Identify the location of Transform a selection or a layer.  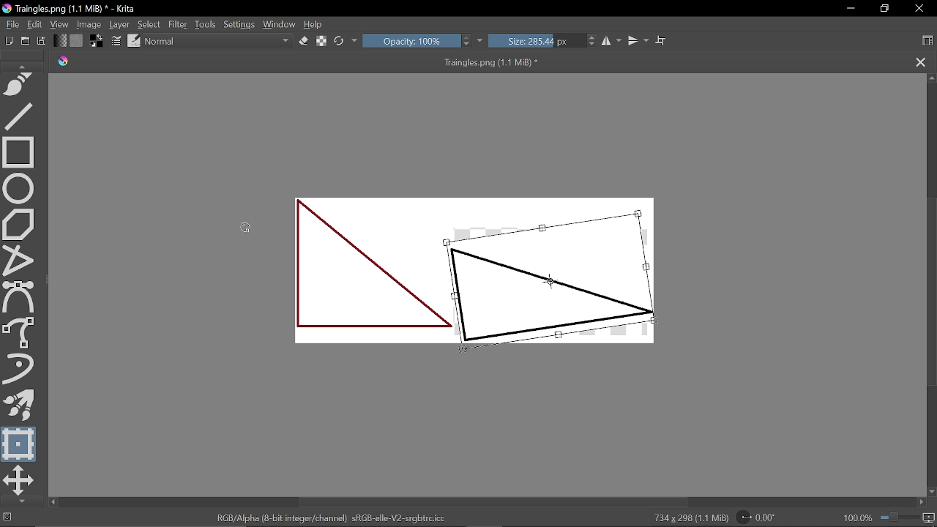
(20, 444).